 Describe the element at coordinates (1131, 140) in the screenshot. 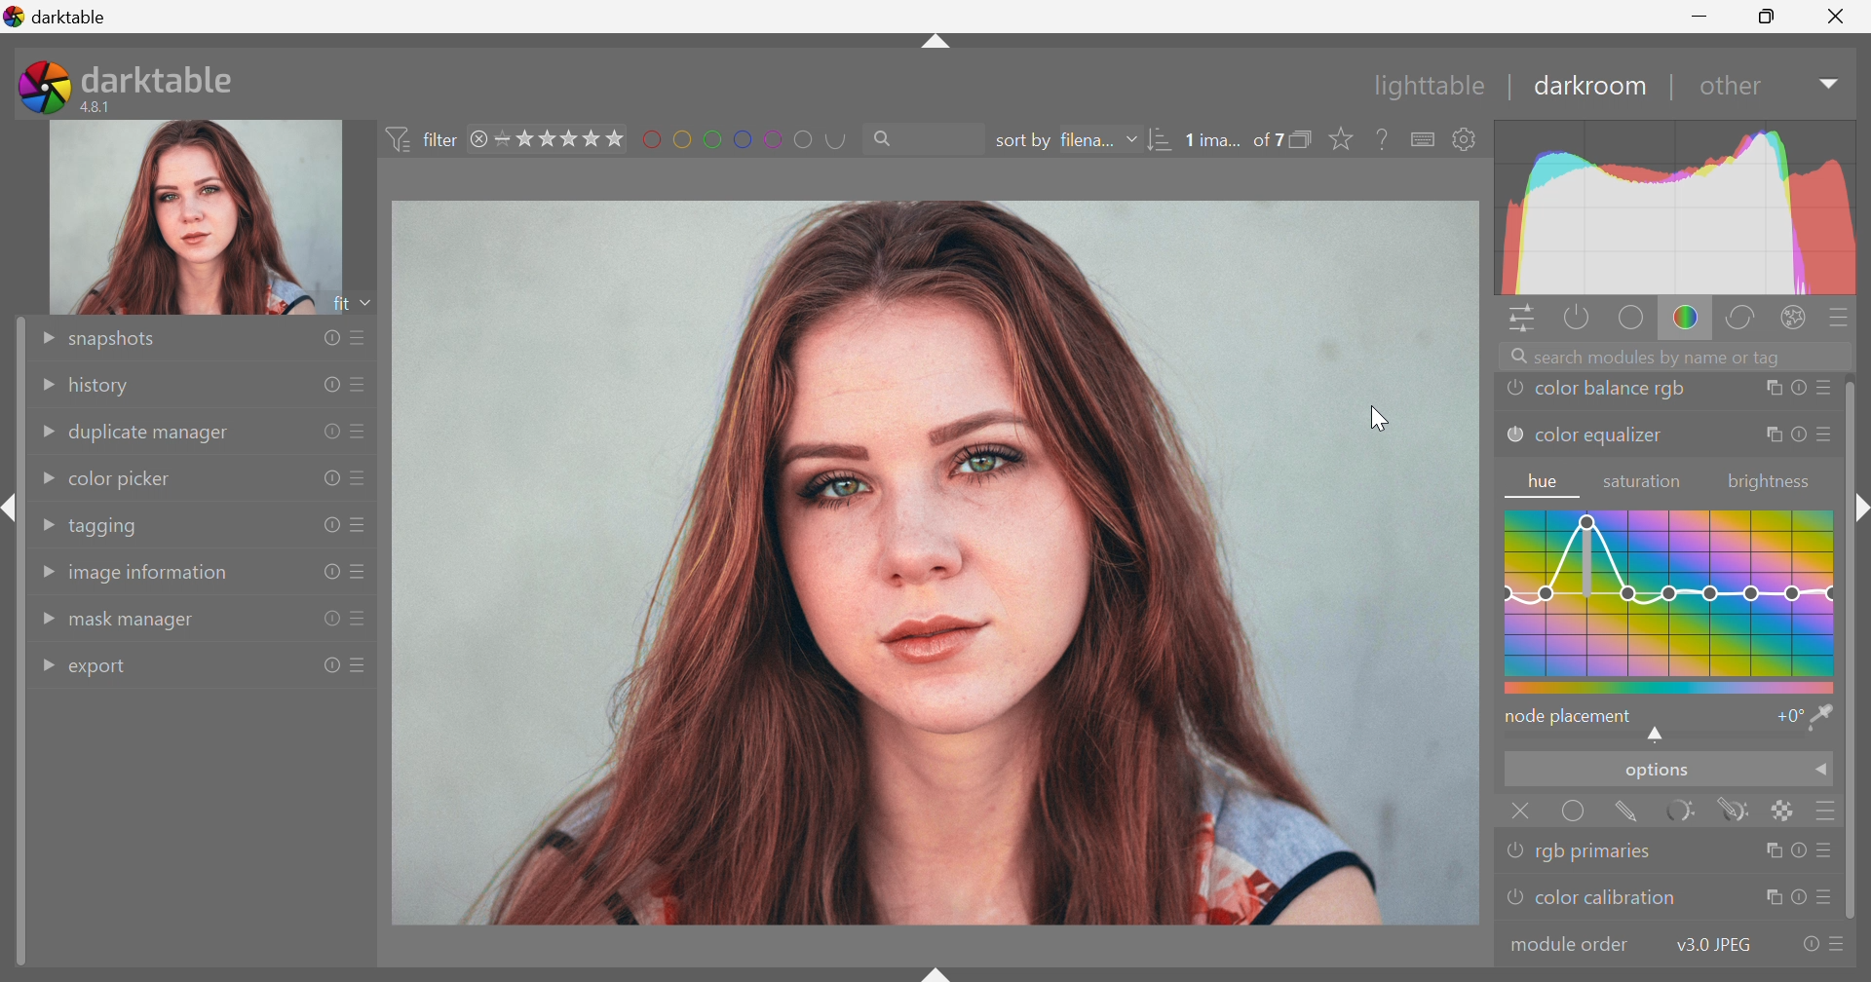

I see `Drop Down` at that location.